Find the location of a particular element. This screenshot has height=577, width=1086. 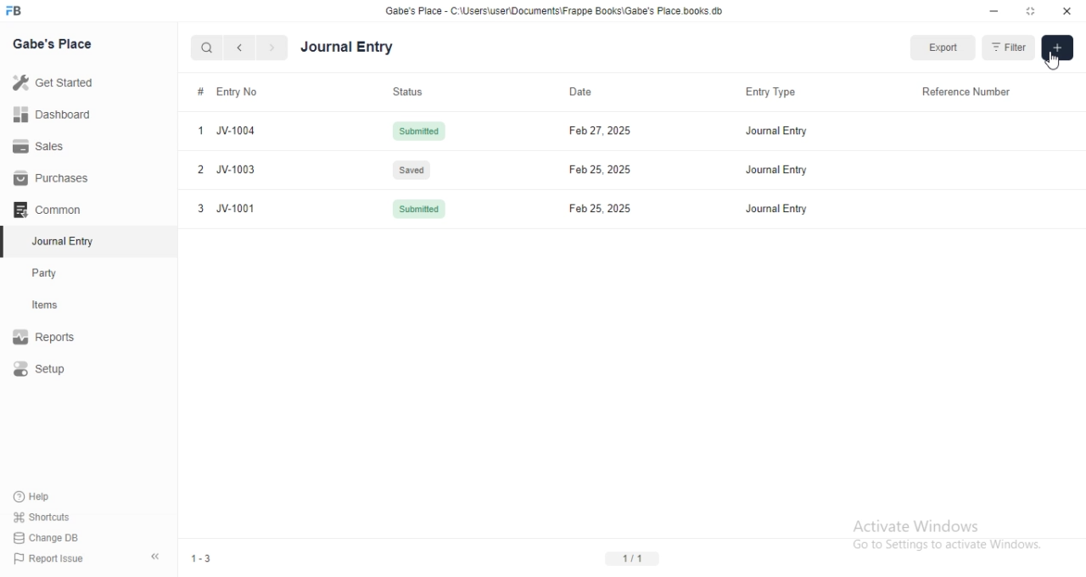

Gabe's Place - C\Users\userDocuments Frappe Books\Gabe's Place books db. is located at coordinates (555, 11).